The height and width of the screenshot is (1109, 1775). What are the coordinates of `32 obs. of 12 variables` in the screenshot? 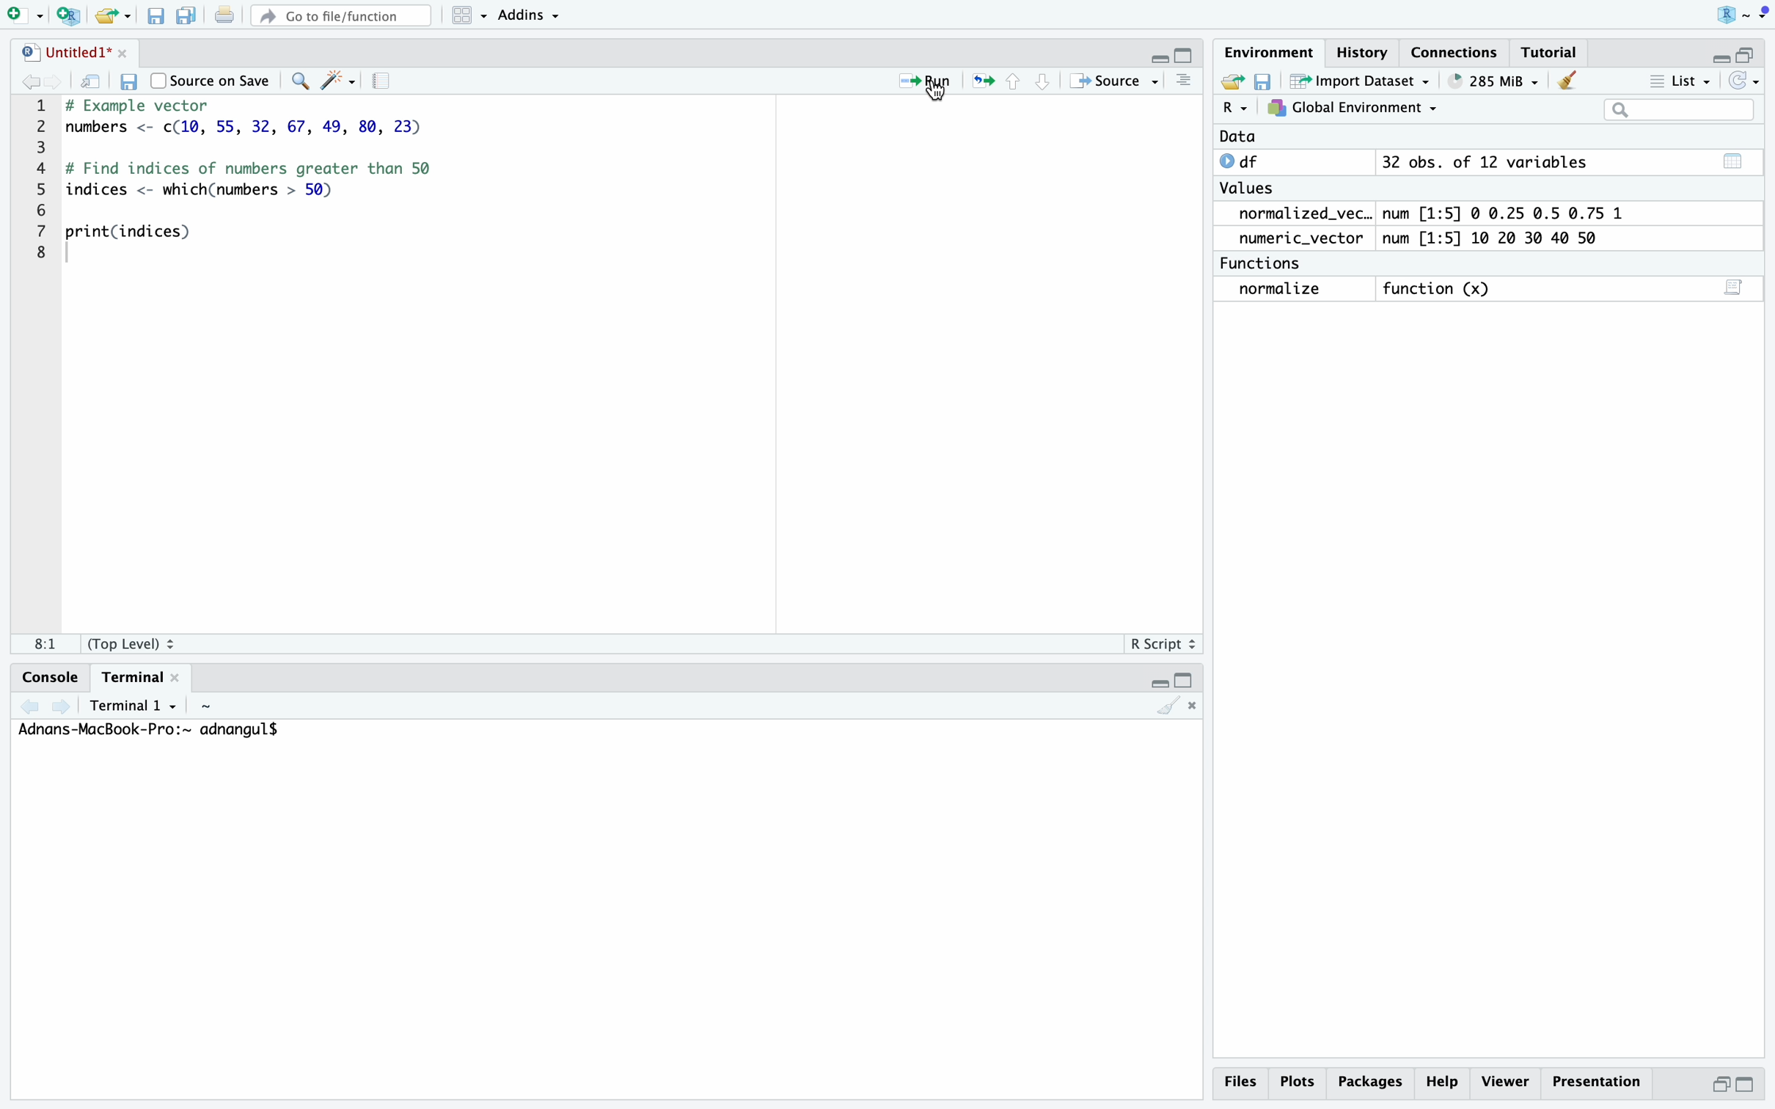 It's located at (1567, 166).